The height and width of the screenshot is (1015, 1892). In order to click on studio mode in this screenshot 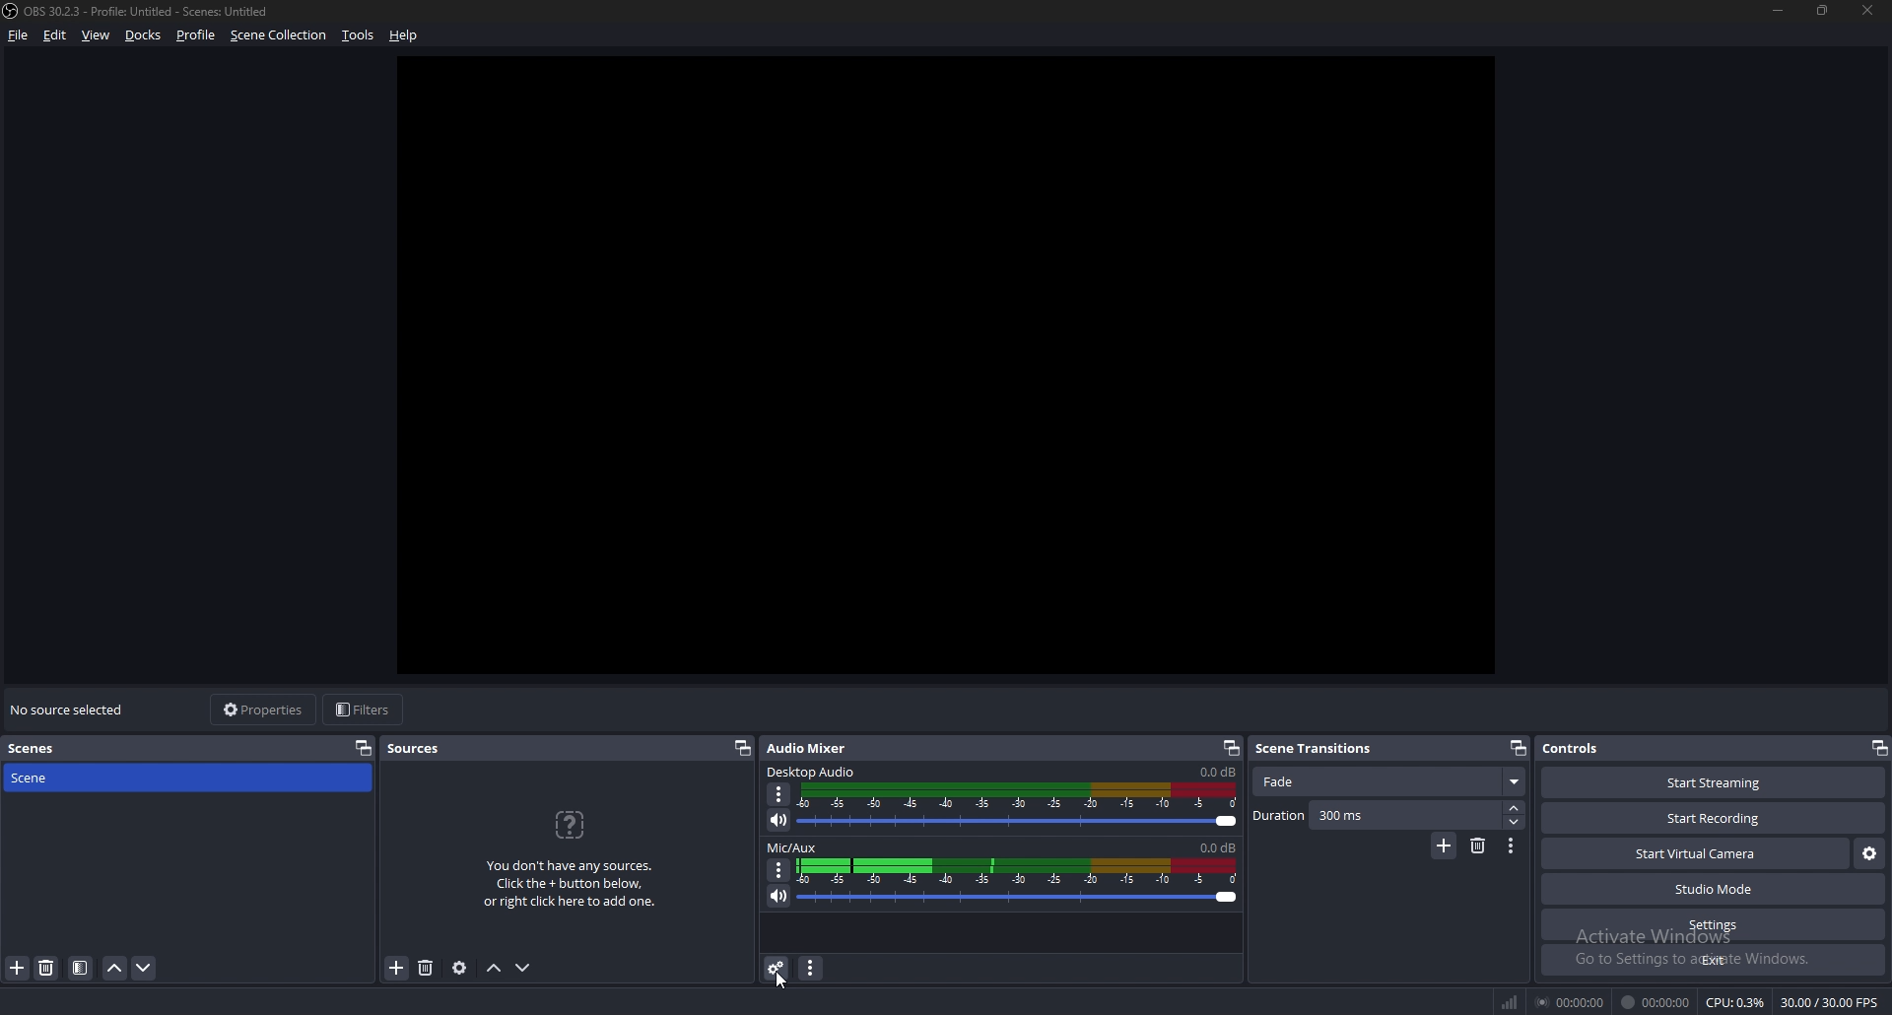, I will do `click(1714, 890)`.